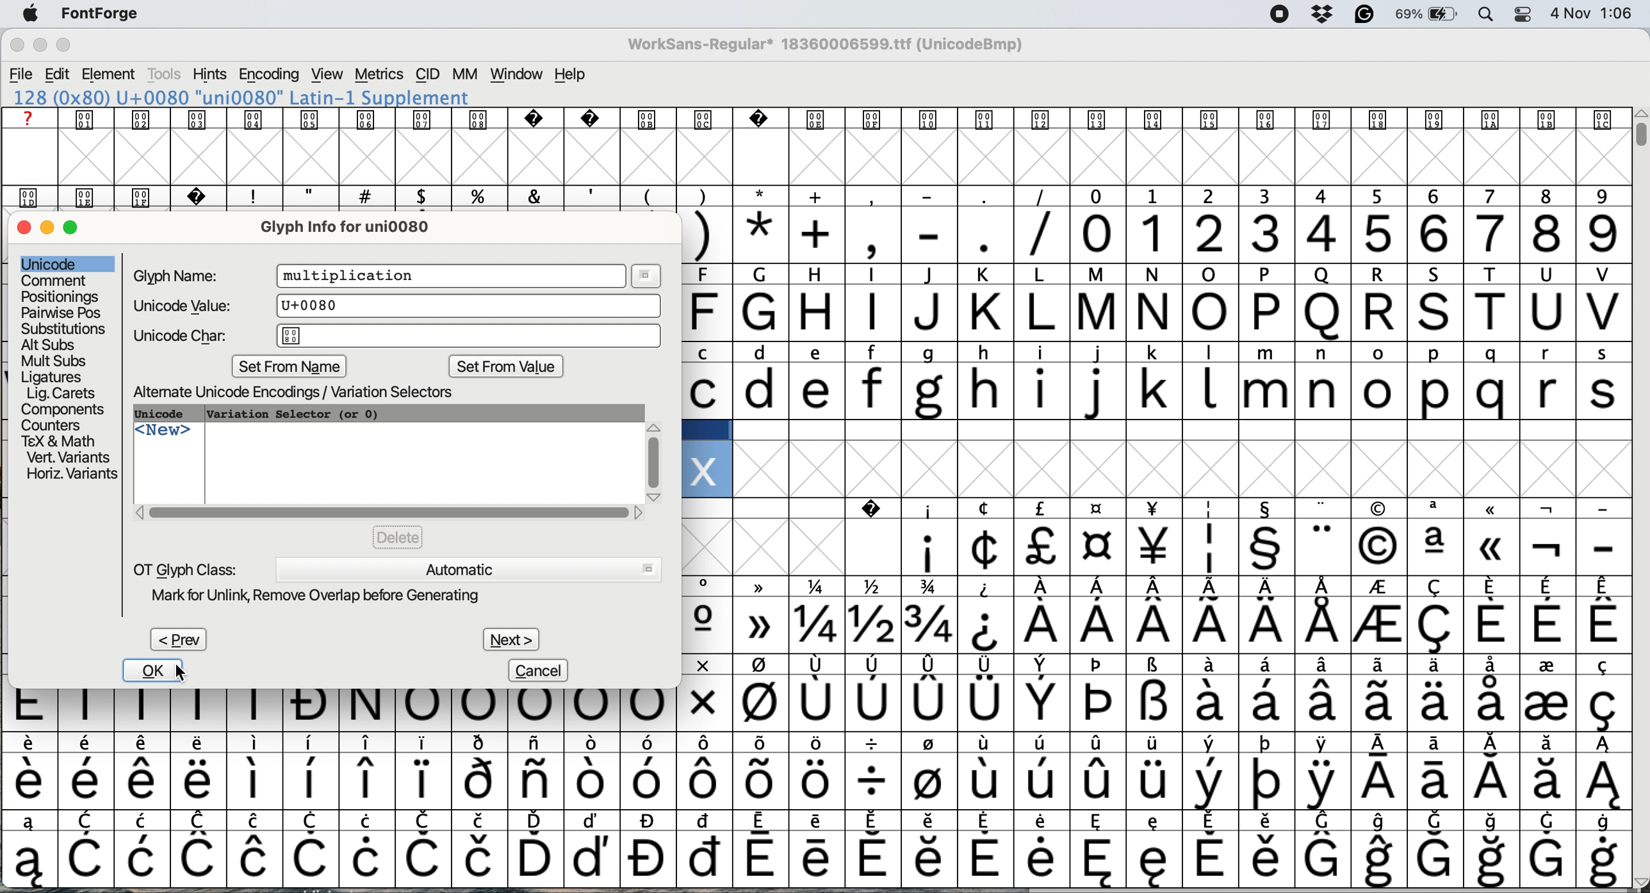 The height and width of the screenshot is (893, 1650). What do you see at coordinates (36, 14) in the screenshot?
I see `system logo` at bounding box center [36, 14].